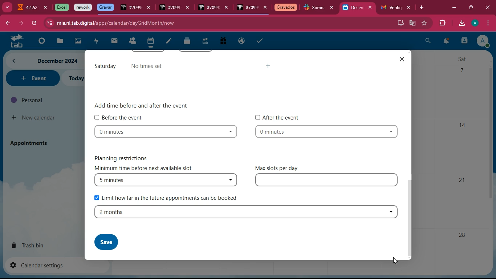  What do you see at coordinates (412, 23) in the screenshot?
I see `google translator` at bounding box center [412, 23].